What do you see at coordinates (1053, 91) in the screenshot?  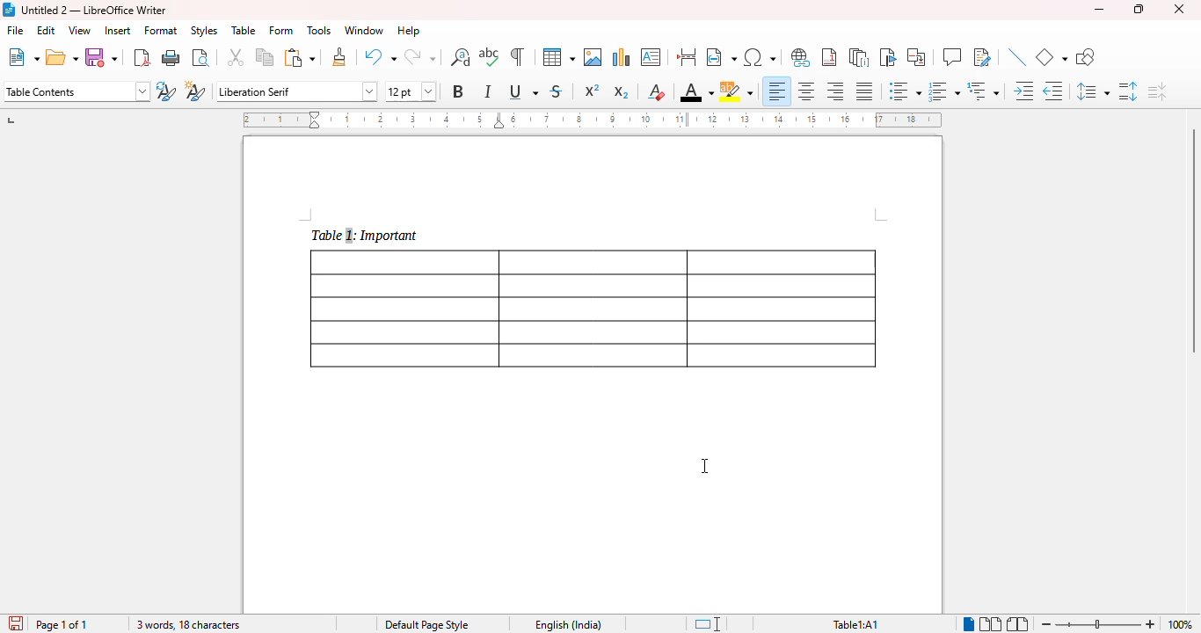 I see `decrease indent` at bounding box center [1053, 91].